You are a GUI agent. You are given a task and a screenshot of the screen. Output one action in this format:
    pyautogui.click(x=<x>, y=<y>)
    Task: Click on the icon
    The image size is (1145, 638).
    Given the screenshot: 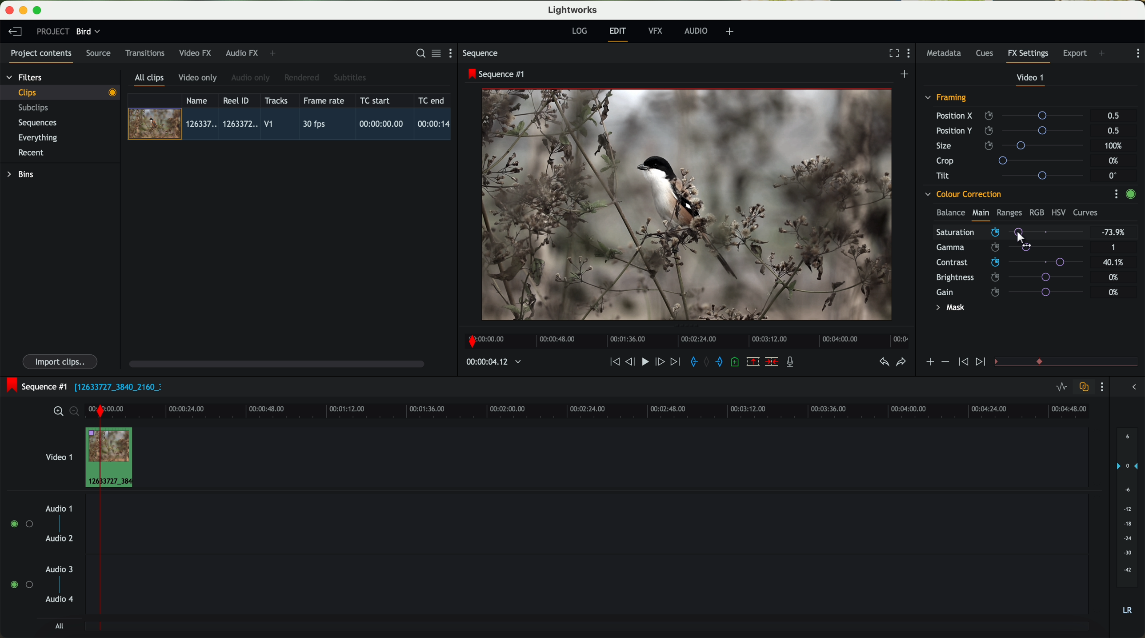 What is the action you would take?
    pyautogui.click(x=962, y=362)
    